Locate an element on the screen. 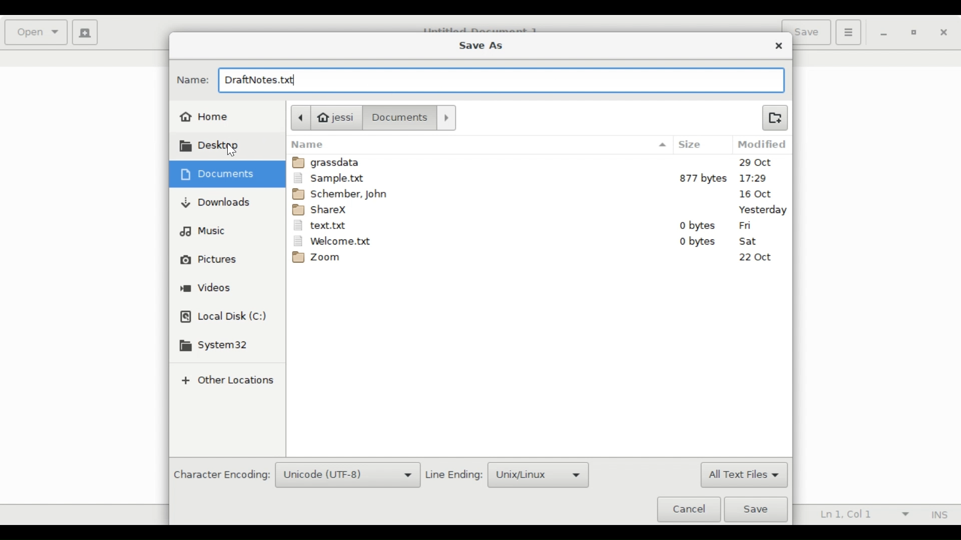 The width and height of the screenshot is (961, 540). Open is located at coordinates (37, 32).